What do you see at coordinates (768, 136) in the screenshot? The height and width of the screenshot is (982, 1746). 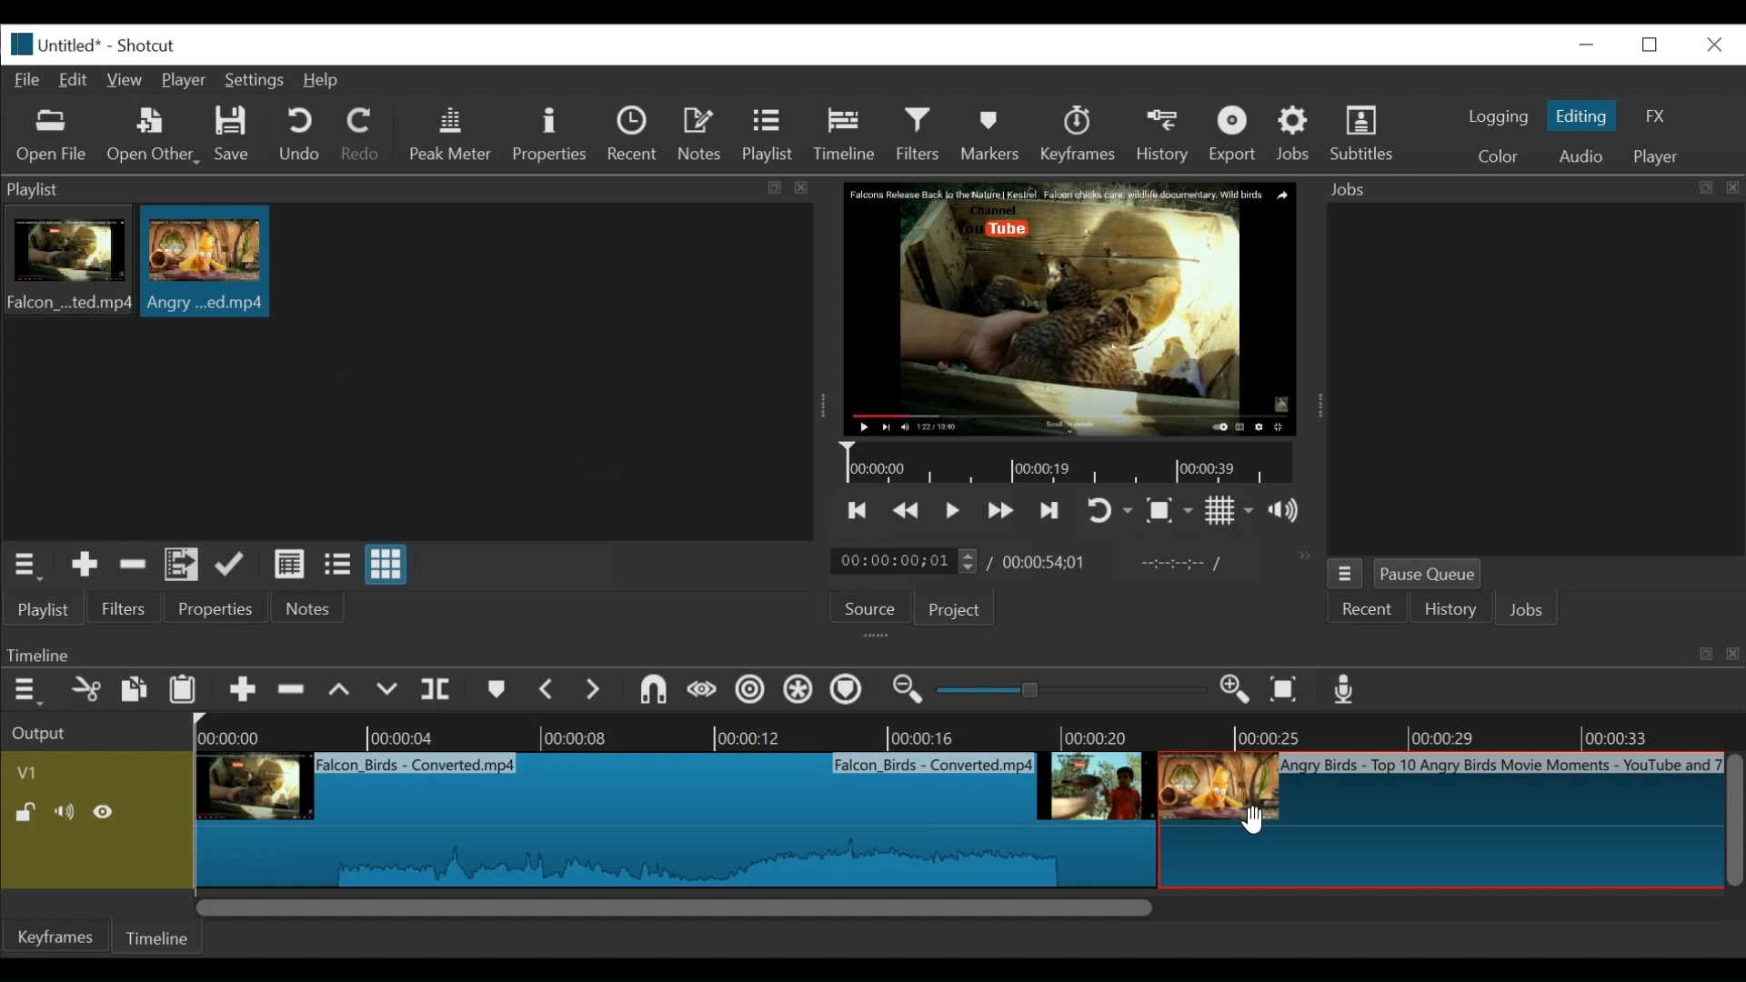 I see `Playlist` at bounding box center [768, 136].